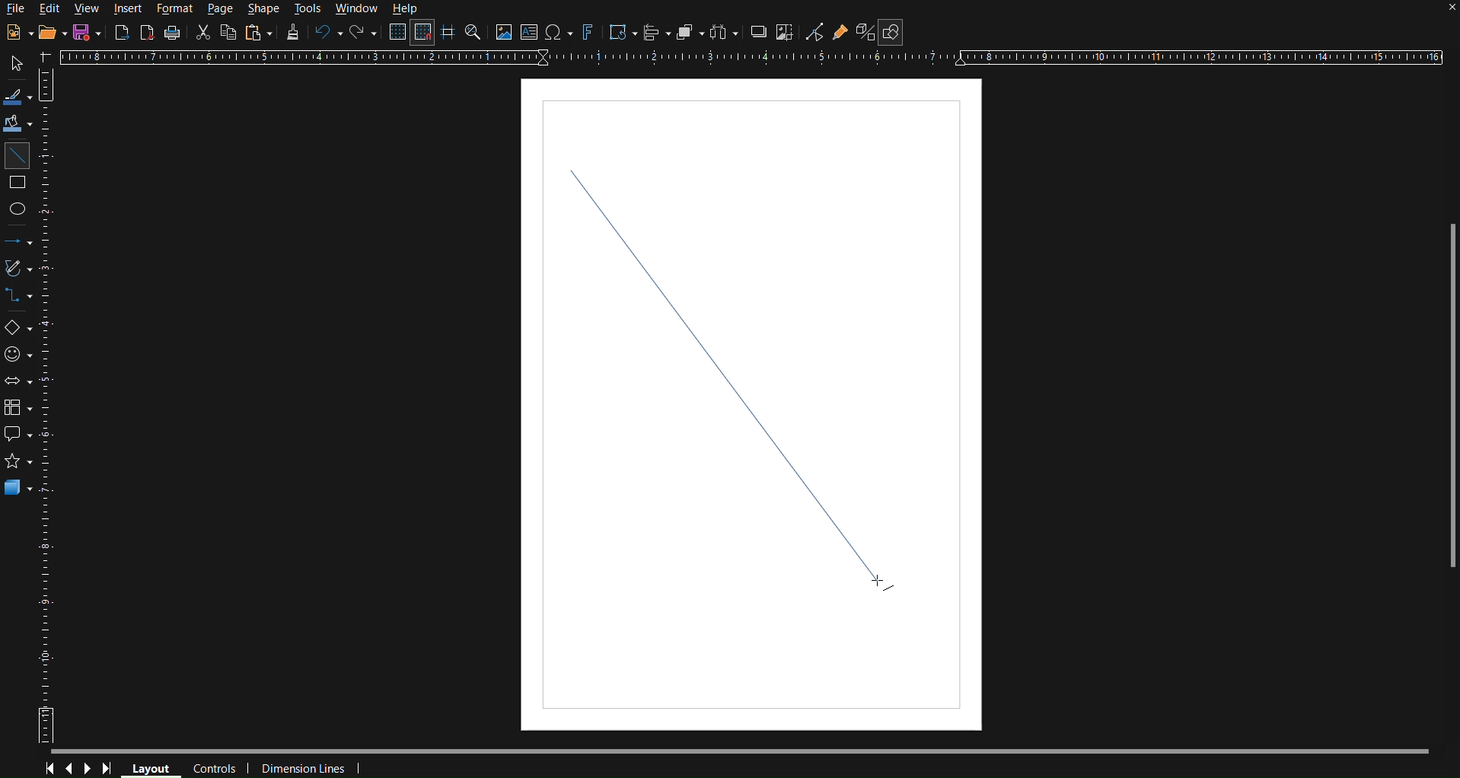 The width and height of the screenshot is (1460, 778). What do you see at coordinates (17, 11) in the screenshot?
I see `File` at bounding box center [17, 11].